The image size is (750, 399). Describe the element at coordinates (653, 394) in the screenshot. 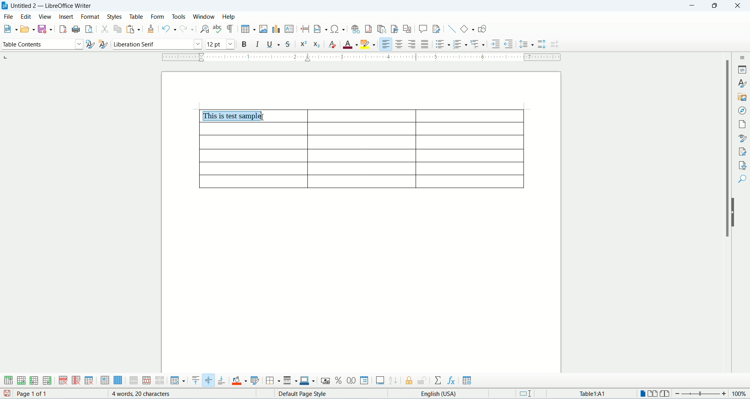

I see `two page view` at that location.